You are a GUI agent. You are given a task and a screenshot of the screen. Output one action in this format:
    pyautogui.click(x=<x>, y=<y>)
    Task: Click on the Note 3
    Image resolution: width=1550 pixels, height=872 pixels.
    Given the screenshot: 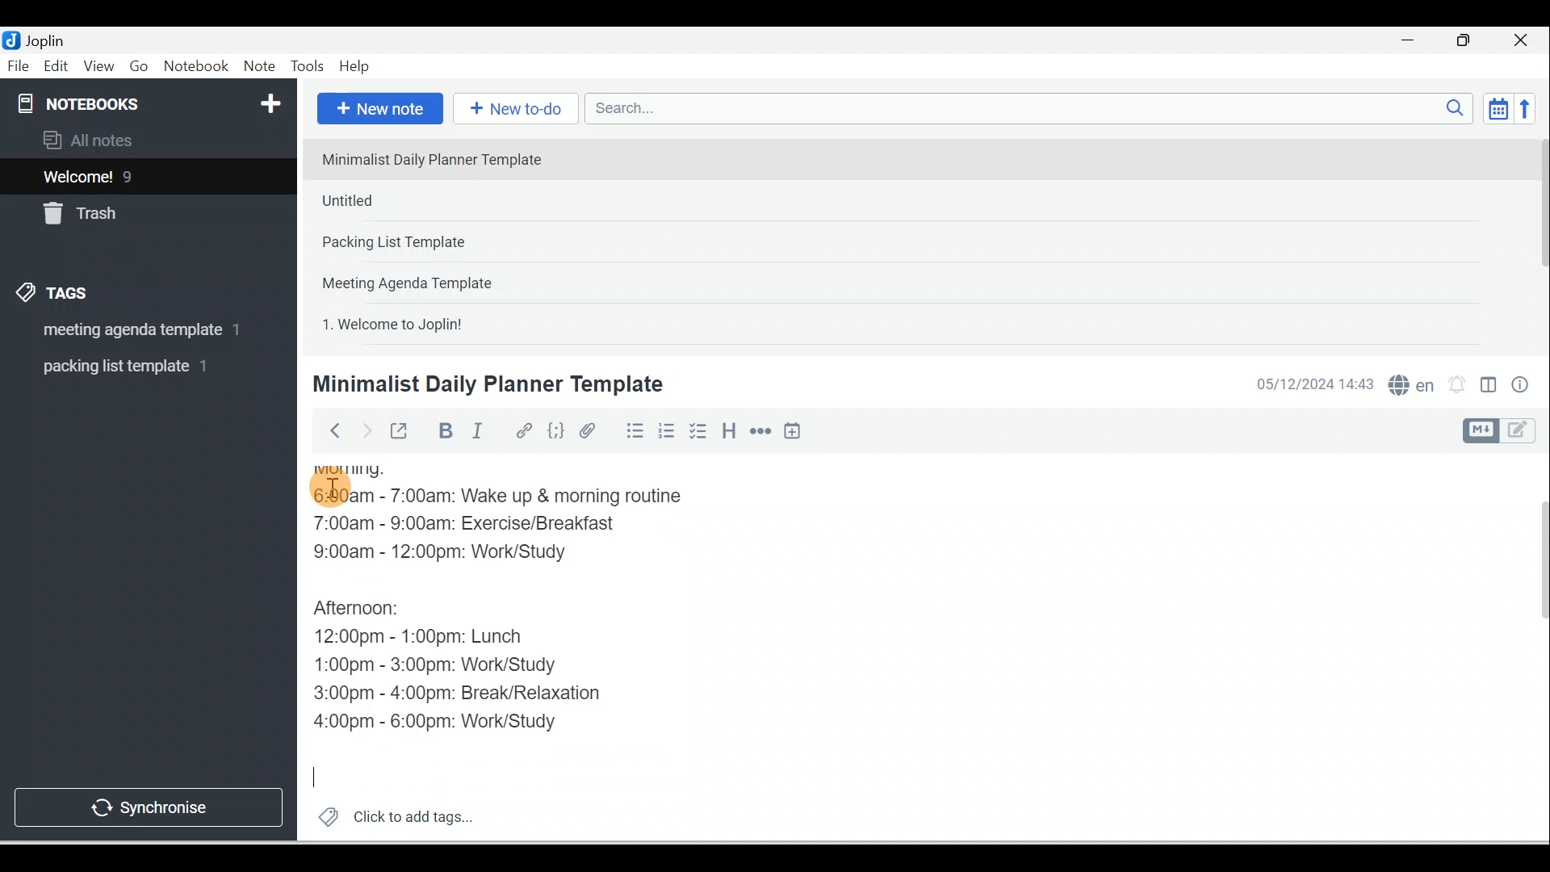 What is the action you would take?
    pyautogui.click(x=445, y=243)
    